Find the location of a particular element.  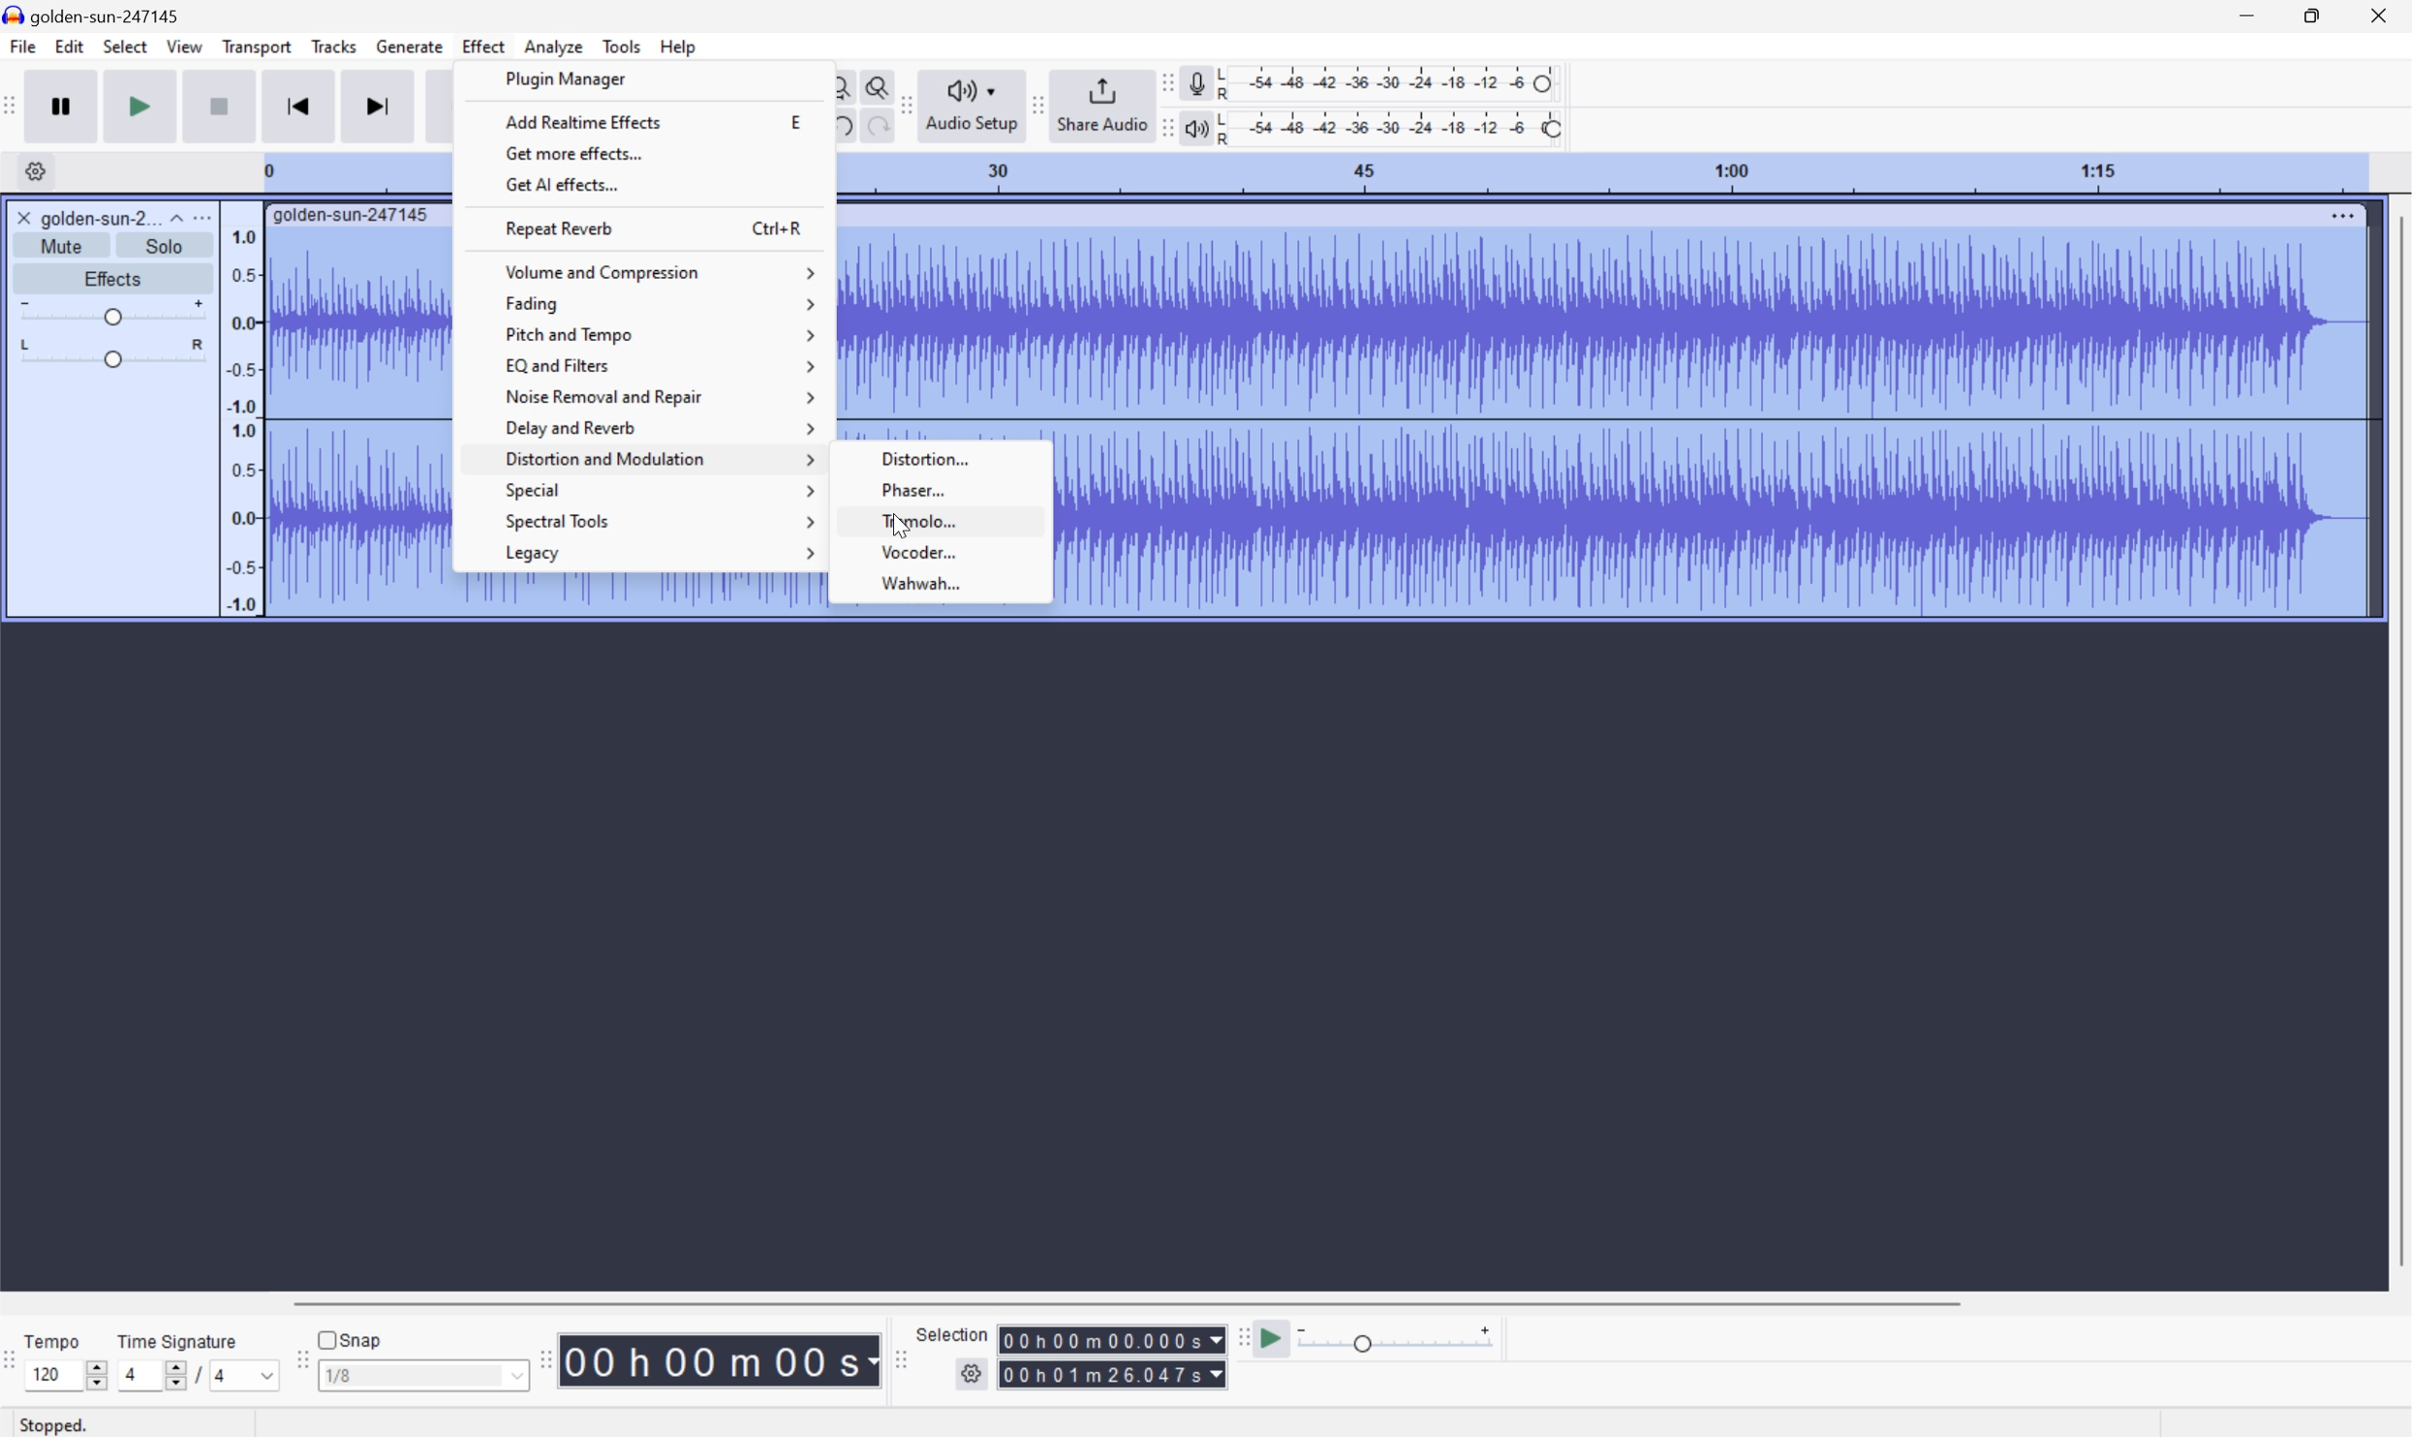

E is located at coordinates (793, 123).